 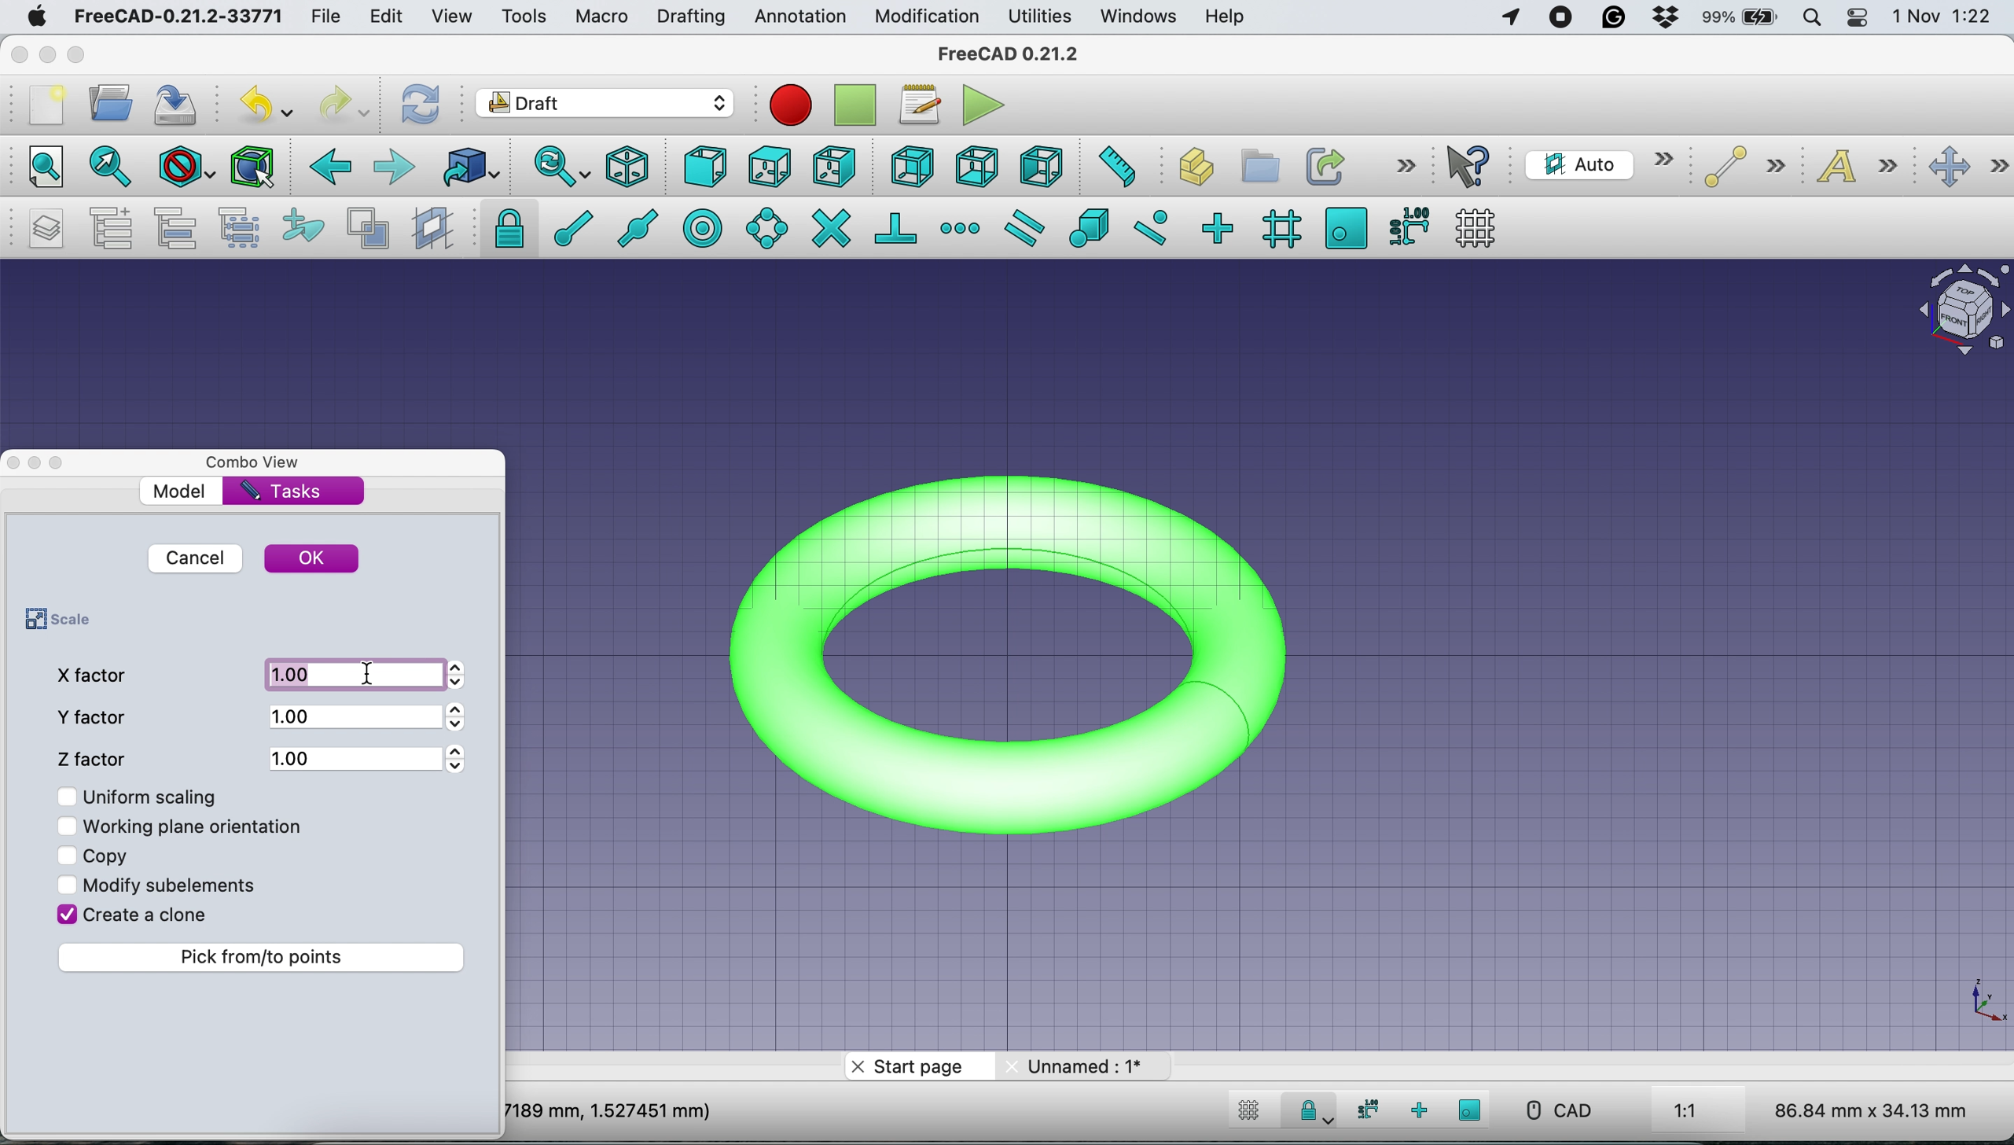 I want to click on 1.00, so click(x=351, y=673).